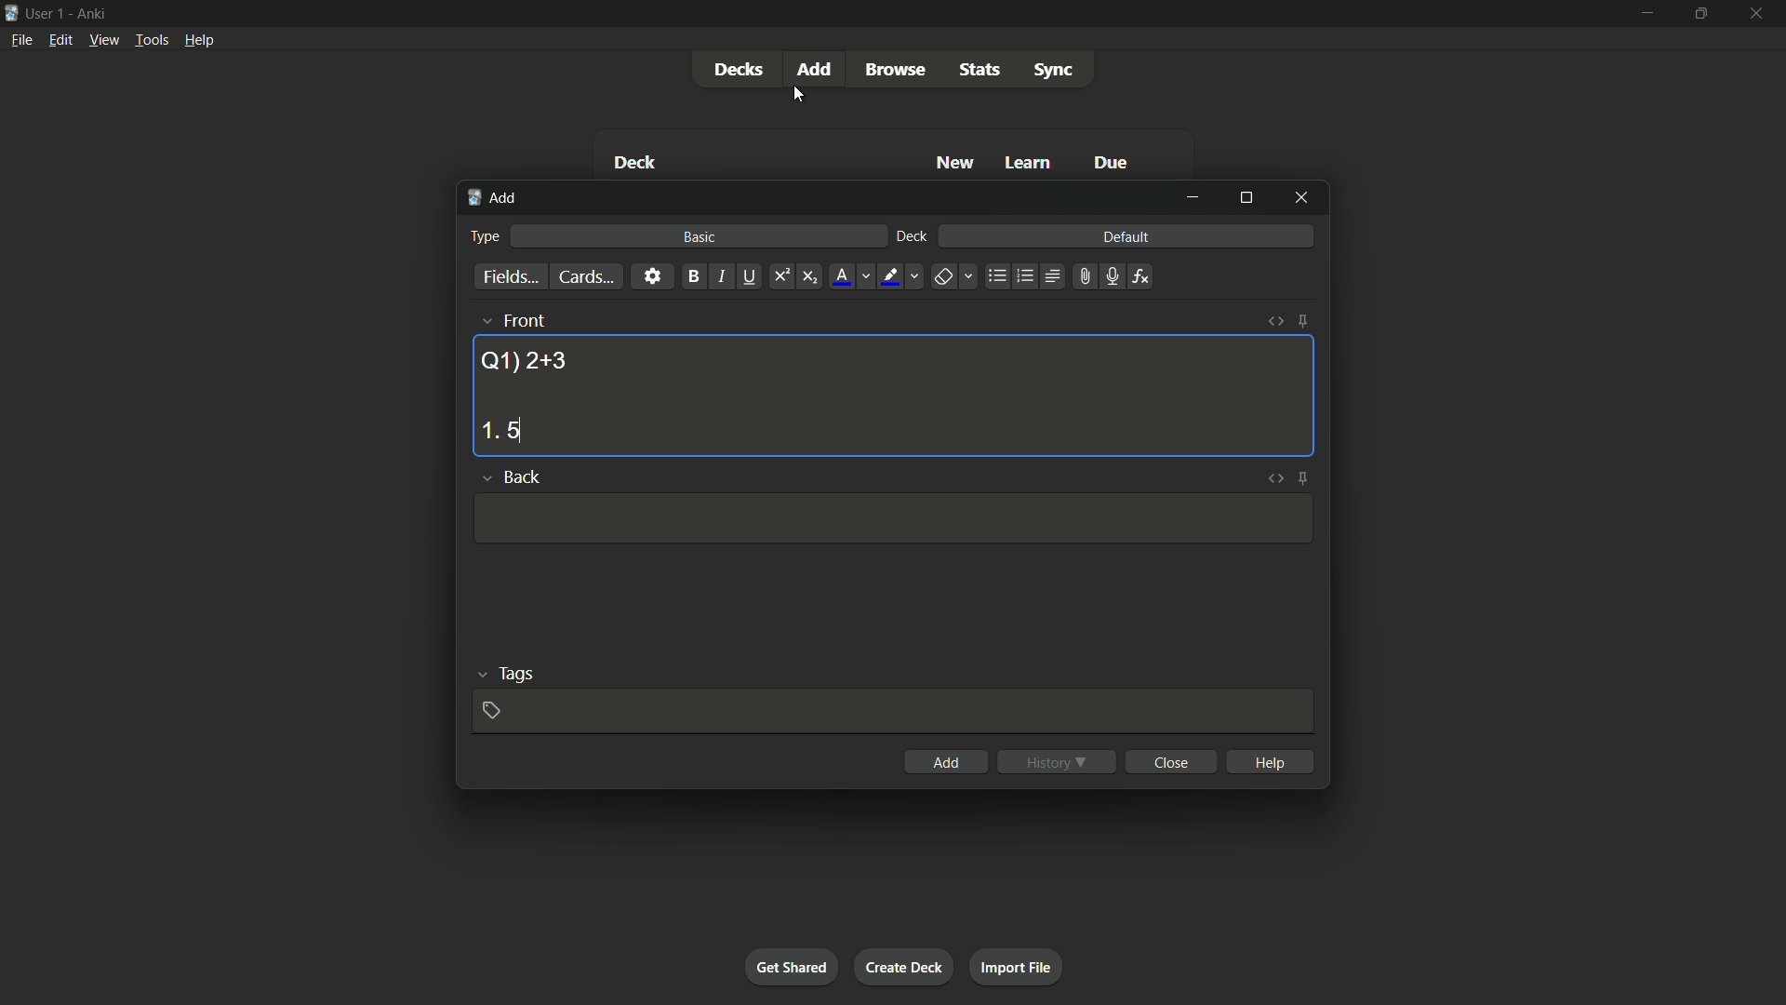 The height and width of the screenshot is (1005, 1786). What do you see at coordinates (1302, 321) in the screenshot?
I see `toggle sticky` at bounding box center [1302, 321].